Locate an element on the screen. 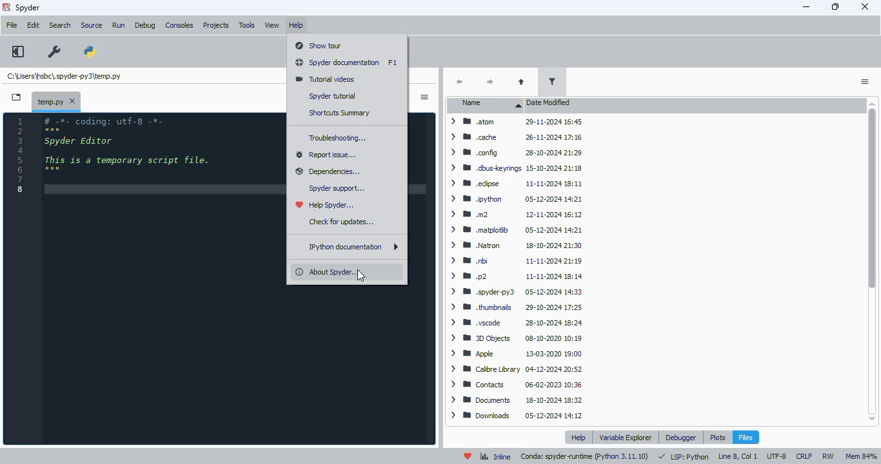  help is located at coordinates (295, 26).